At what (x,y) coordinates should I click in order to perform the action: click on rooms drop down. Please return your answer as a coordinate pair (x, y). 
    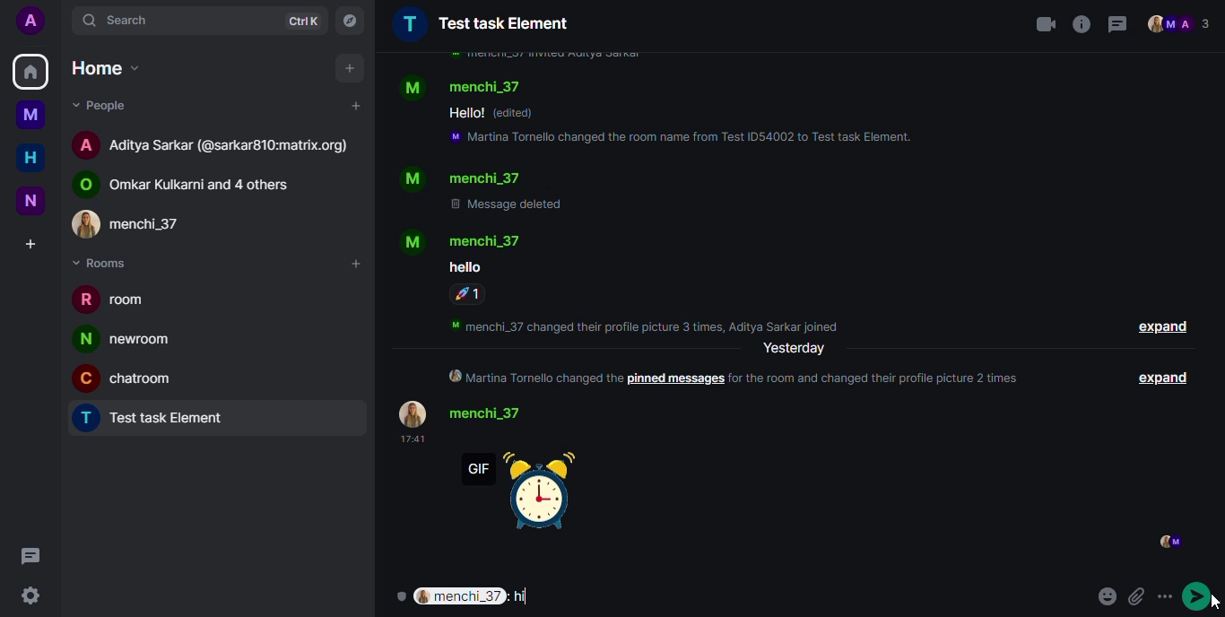
    Looking at the image, I should click on (107, 263).